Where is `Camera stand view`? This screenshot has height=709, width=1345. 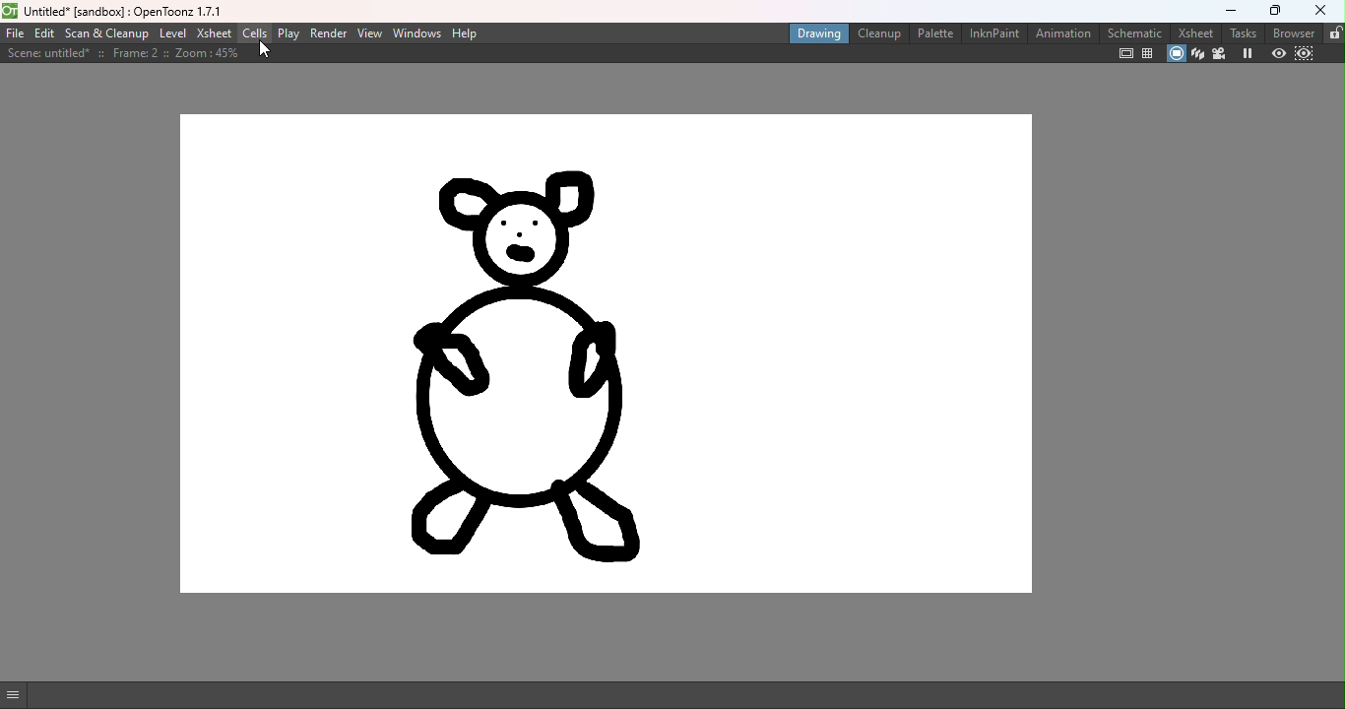 Camera stand view is located at coordinates (1174, 53).